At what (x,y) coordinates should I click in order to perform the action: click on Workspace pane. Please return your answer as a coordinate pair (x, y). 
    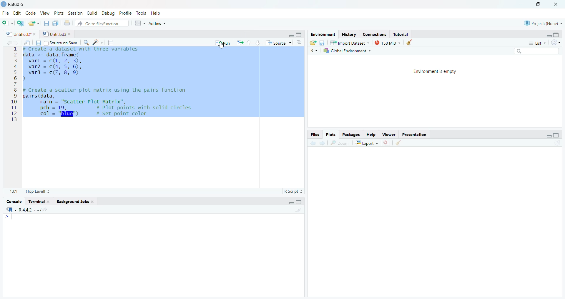
    Looking at the image, I should click on (138, 24).